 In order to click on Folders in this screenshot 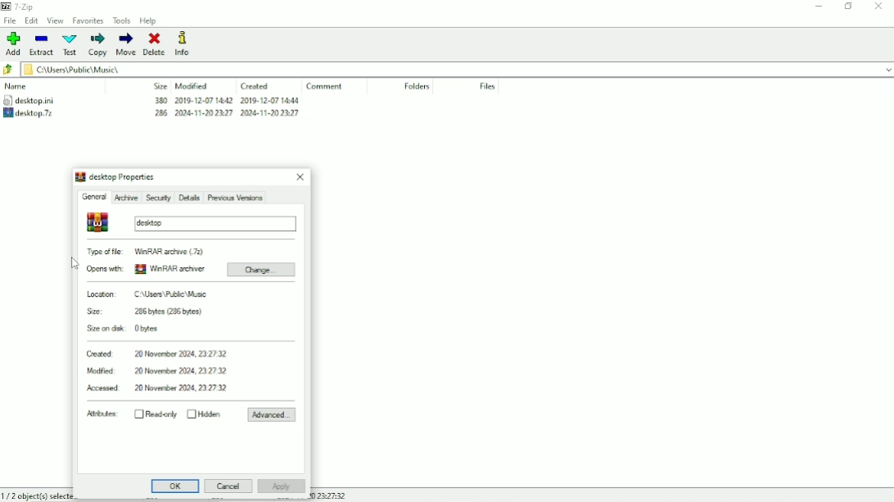, I will do `click(418, 86)`.